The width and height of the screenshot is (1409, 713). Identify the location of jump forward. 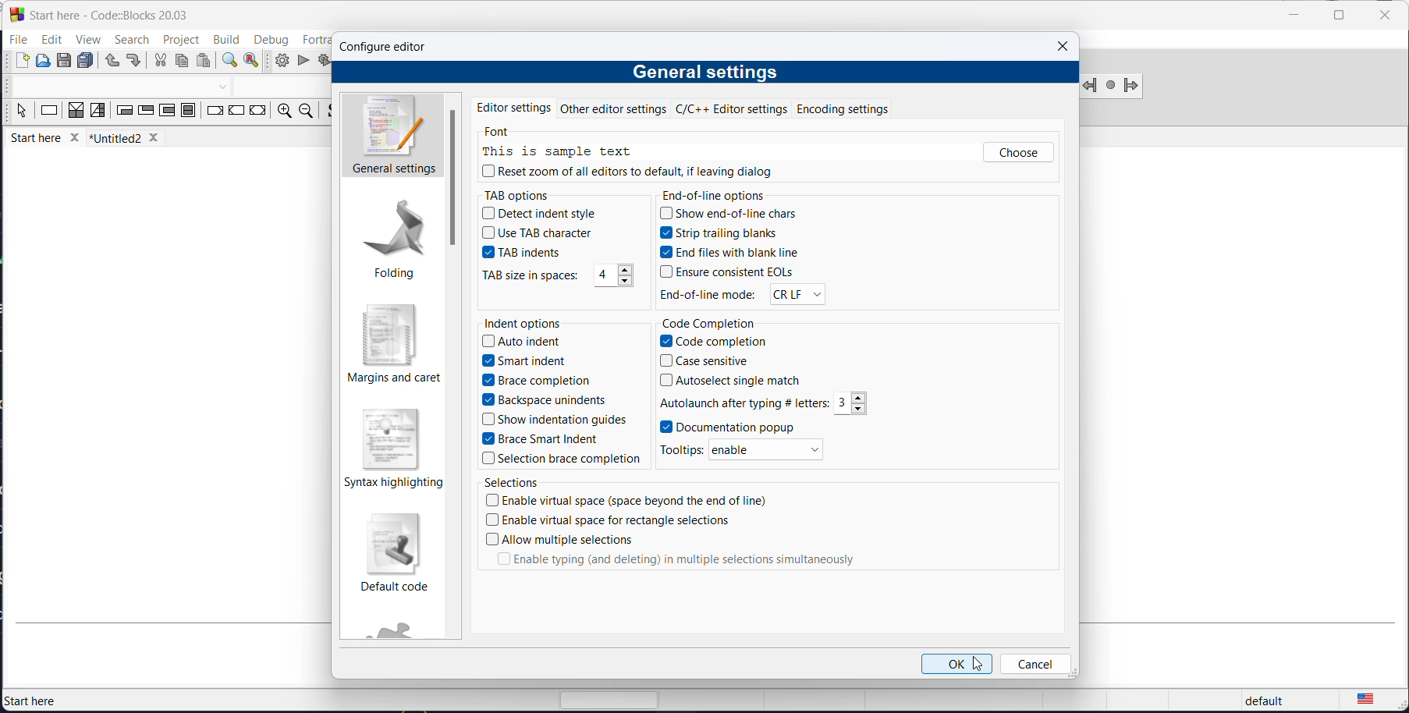
(1130, 86).